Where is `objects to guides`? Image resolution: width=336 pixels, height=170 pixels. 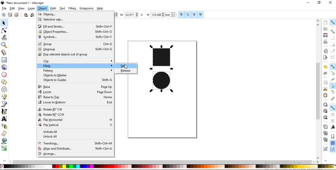 objects to guides is located at coordinates (77, 80).